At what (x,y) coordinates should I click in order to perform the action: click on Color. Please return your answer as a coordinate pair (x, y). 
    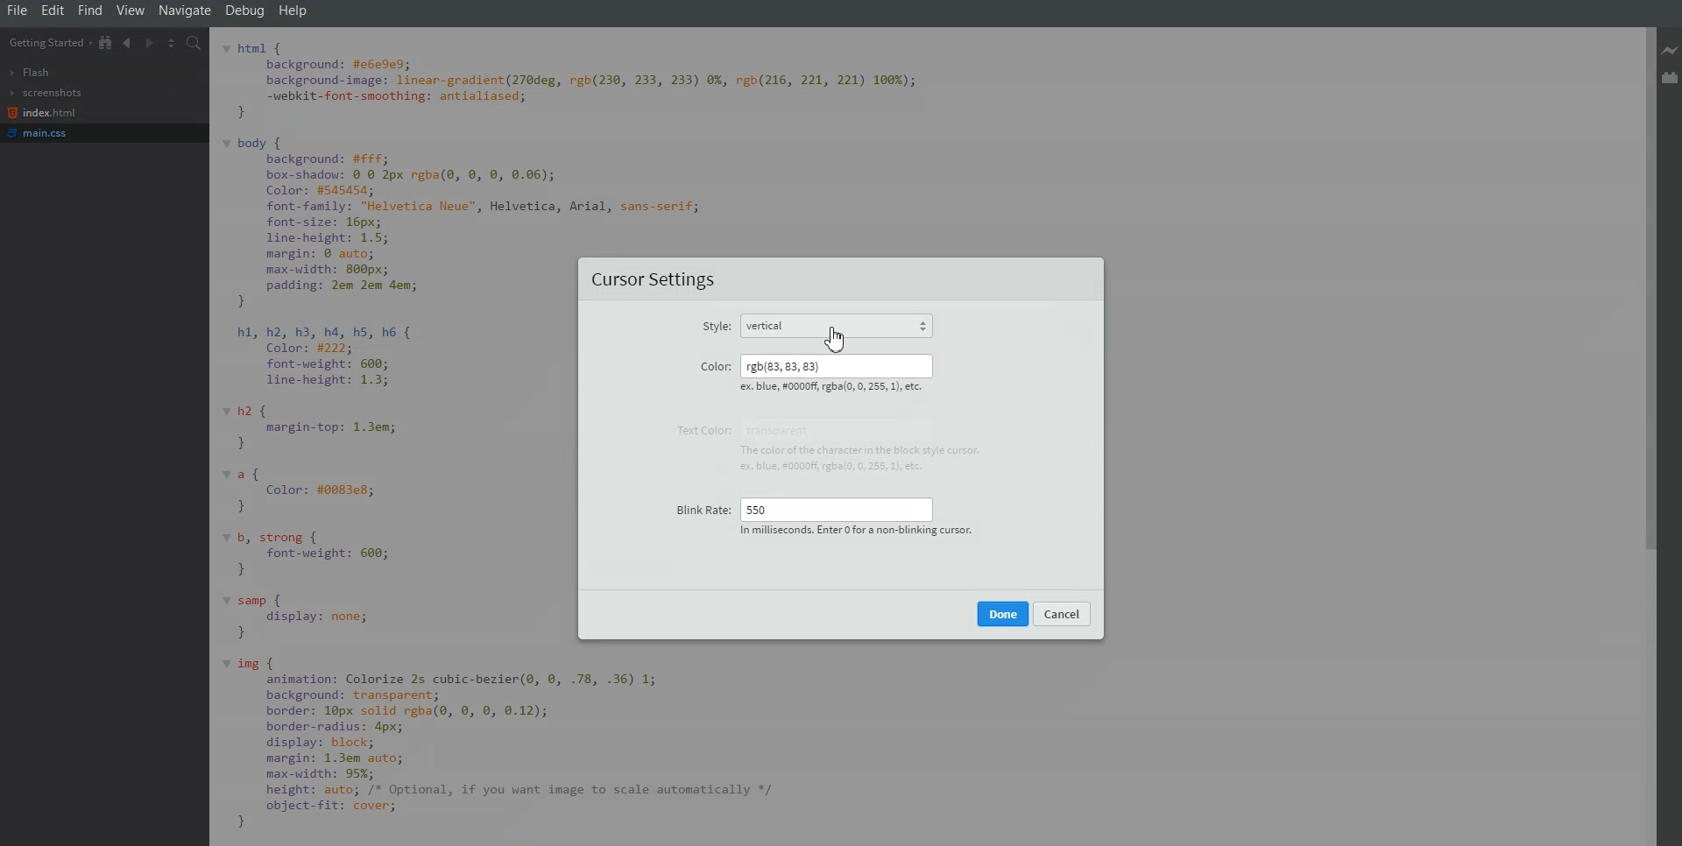
    Looking at the image, I should click on (714, 365).